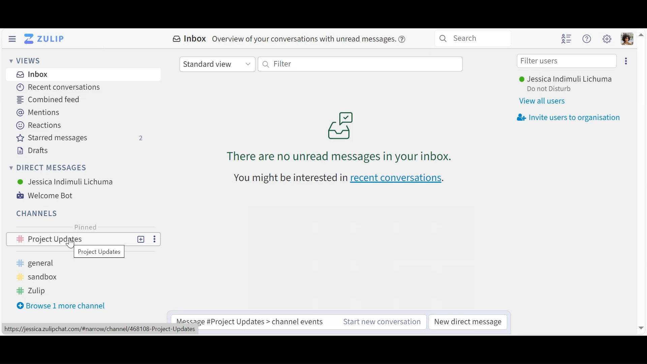 This screenshot has height=364, width=647. I want to click on Channel, so click(38, 213).